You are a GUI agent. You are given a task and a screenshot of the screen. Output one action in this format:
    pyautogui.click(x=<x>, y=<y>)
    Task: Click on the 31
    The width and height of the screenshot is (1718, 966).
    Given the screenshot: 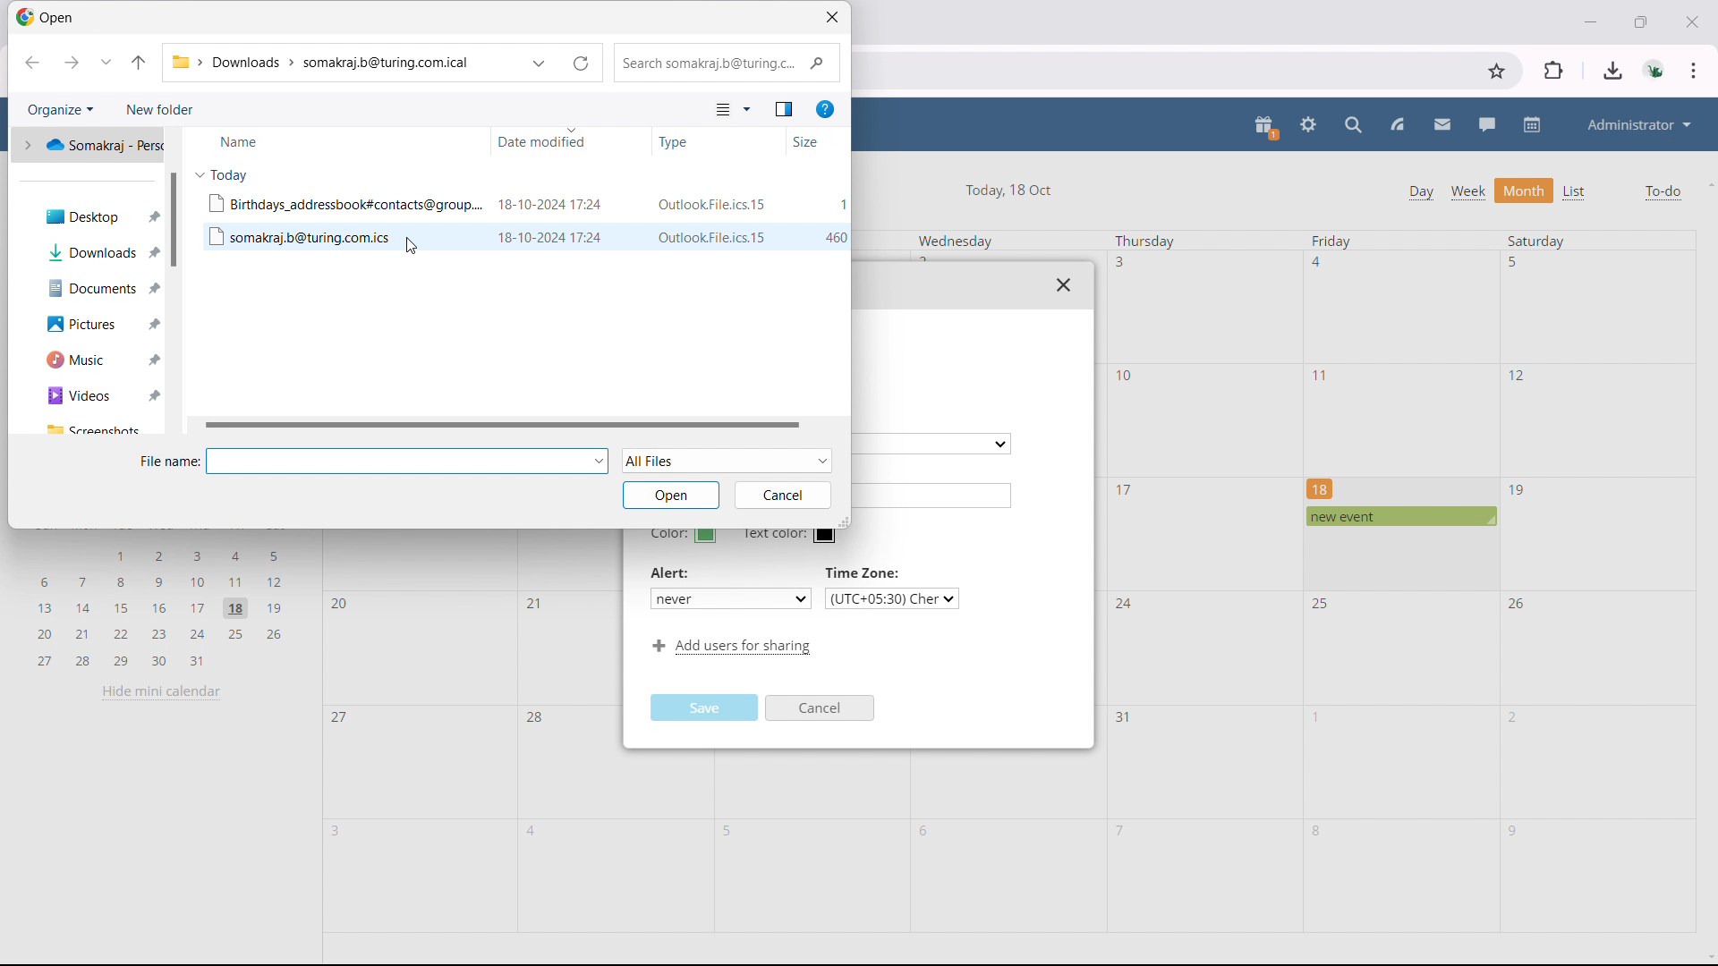 What is the action you would take?
    pyautogui.click(x=1124, y=717)
    